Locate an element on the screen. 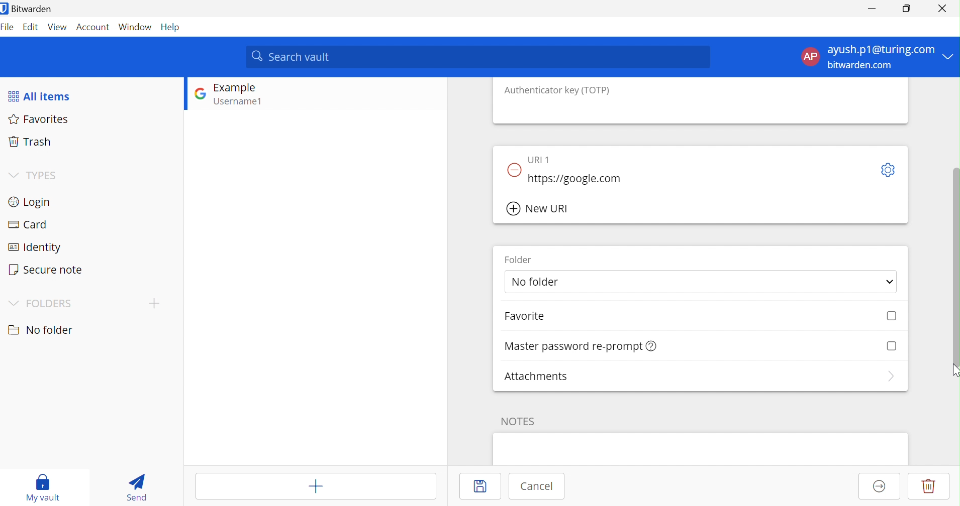 The image size is (960, 506). Close is located at coordinates (942, 7).